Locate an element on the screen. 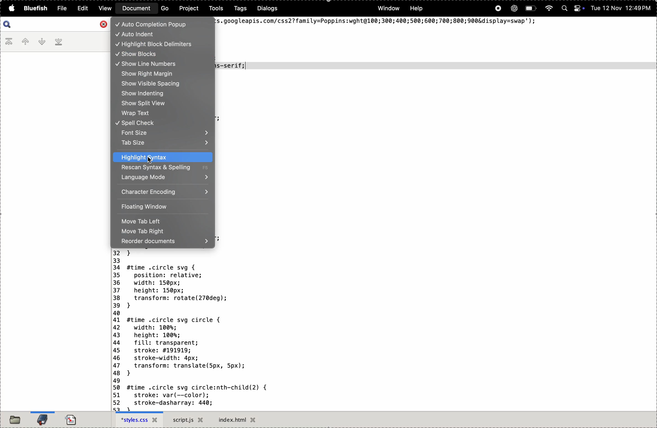 The height and width of the screenshot is (428, 657). recorder documents is located at coordinates (166, 242).